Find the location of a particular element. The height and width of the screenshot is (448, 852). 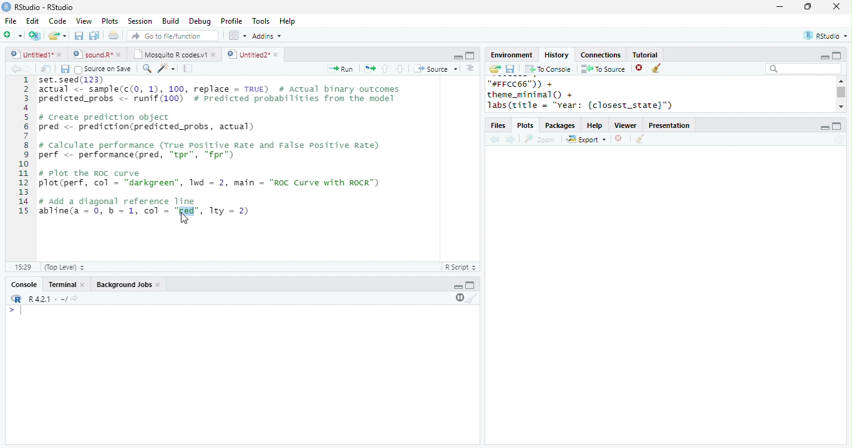

minimize is located at coordinates (458, 56).